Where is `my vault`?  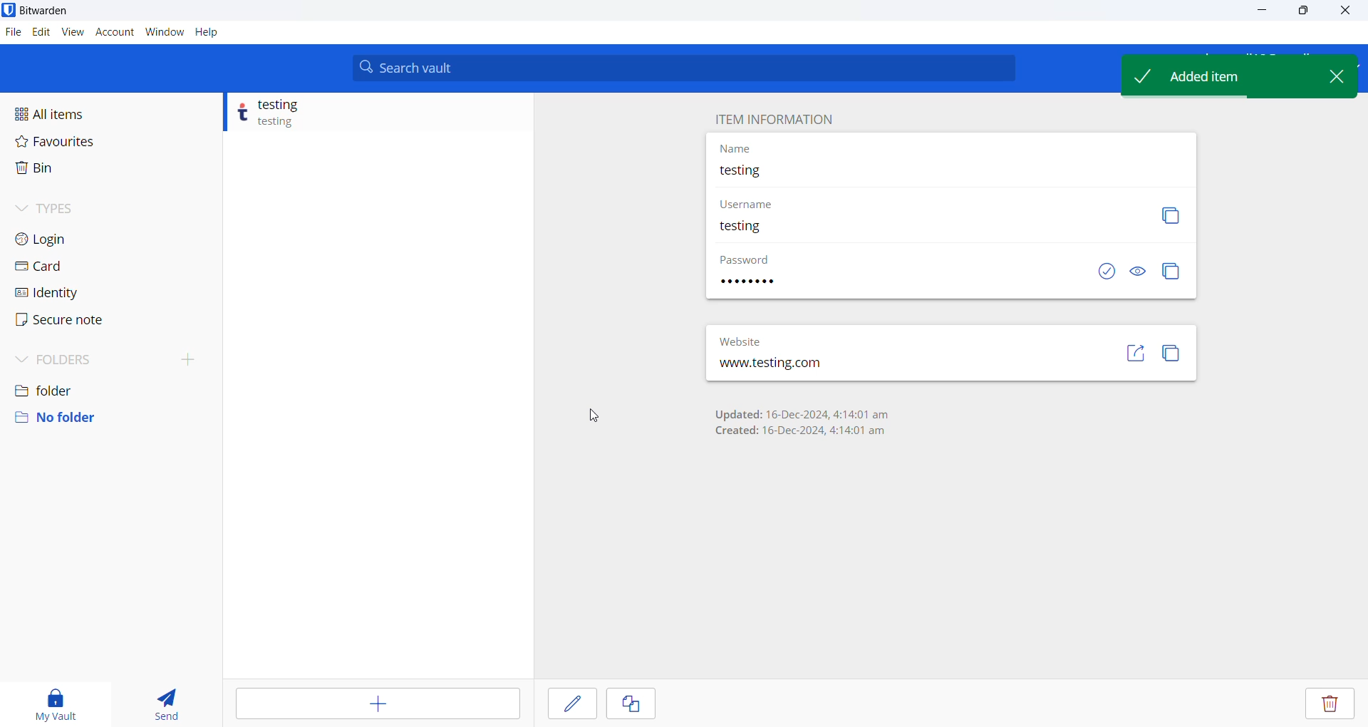 my vault is located at coordinates (56, 701).